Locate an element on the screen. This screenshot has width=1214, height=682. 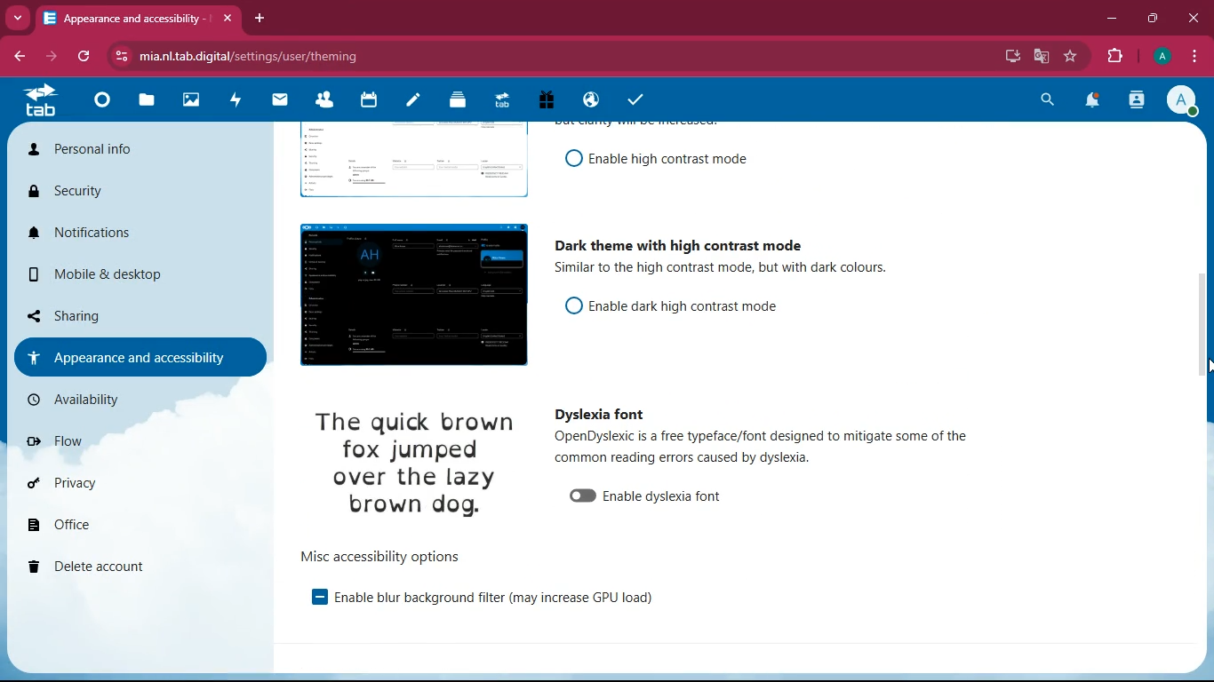
personal info is located at coordinates (122, 151).